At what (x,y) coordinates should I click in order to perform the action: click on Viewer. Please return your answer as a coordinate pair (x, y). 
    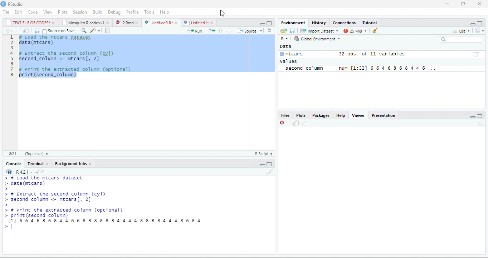
    Looking at the image, I should click on (360, 115).